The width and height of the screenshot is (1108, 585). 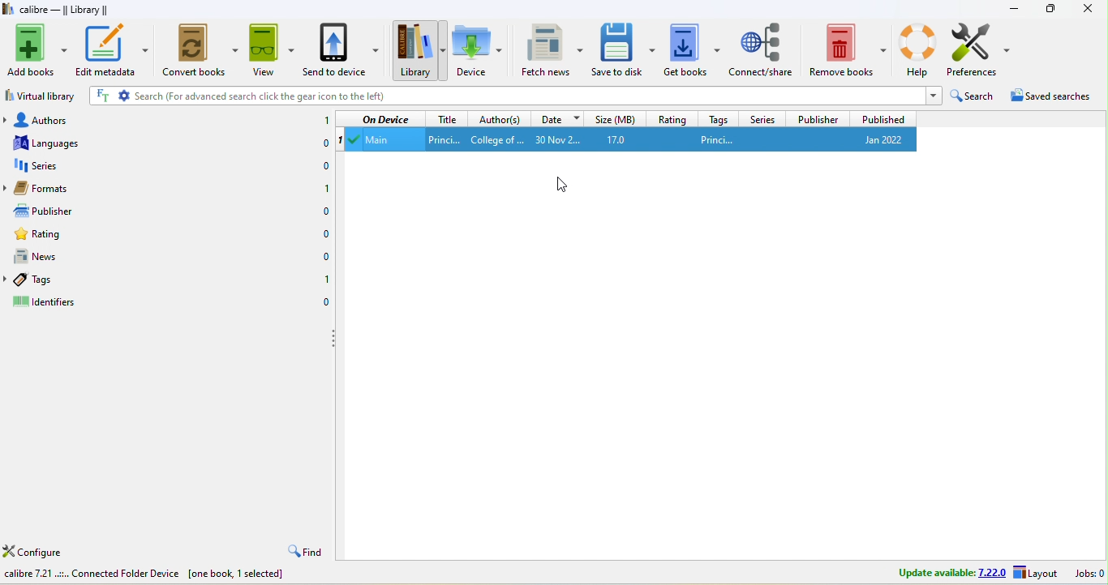 I want to click on update avalable 7.22.0, so click(x=941, y=572).